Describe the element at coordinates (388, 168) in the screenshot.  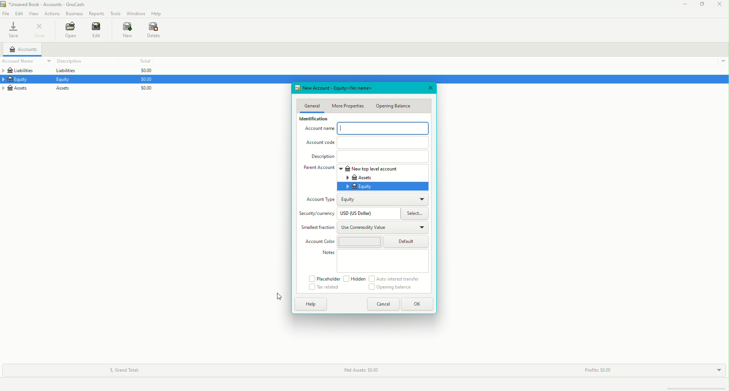
I see `New top level account` at that location.